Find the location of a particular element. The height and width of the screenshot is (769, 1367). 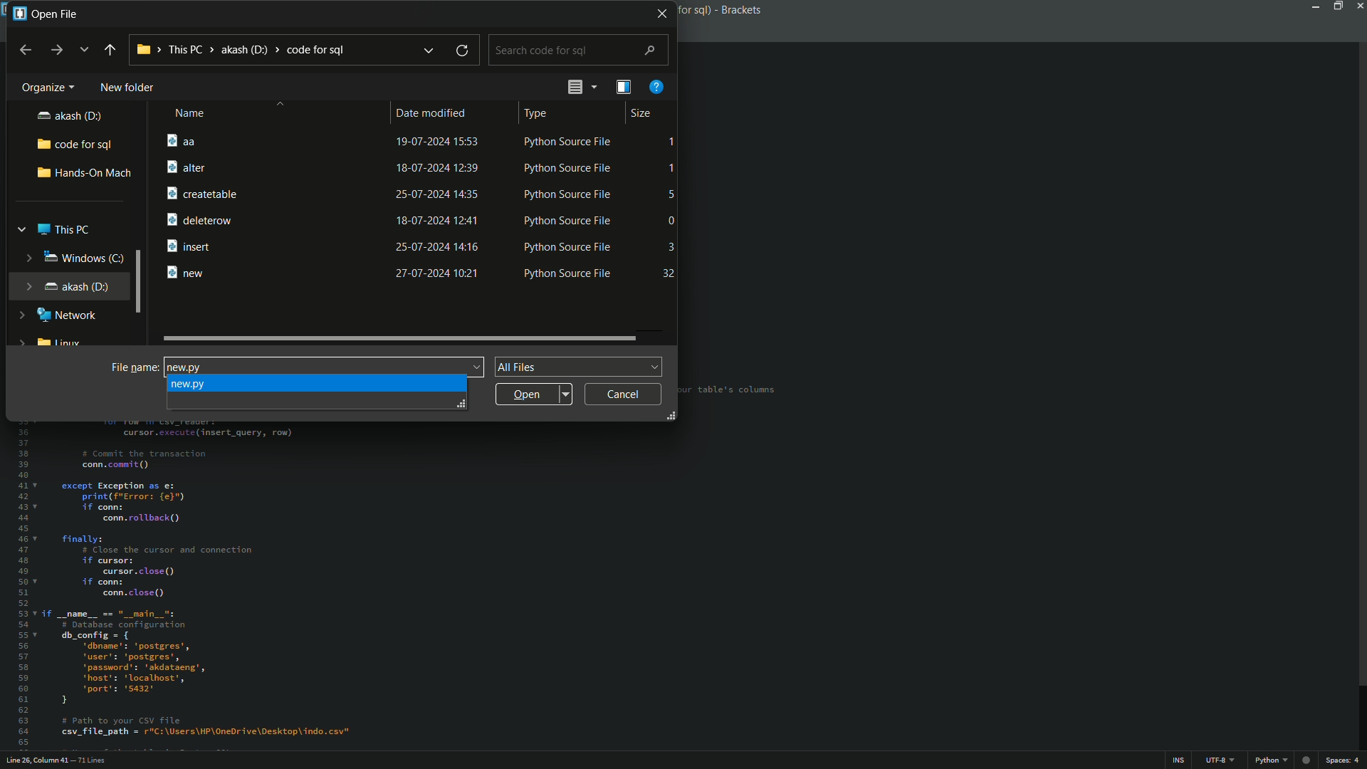

code for sql is located at coordinates (75, 142).